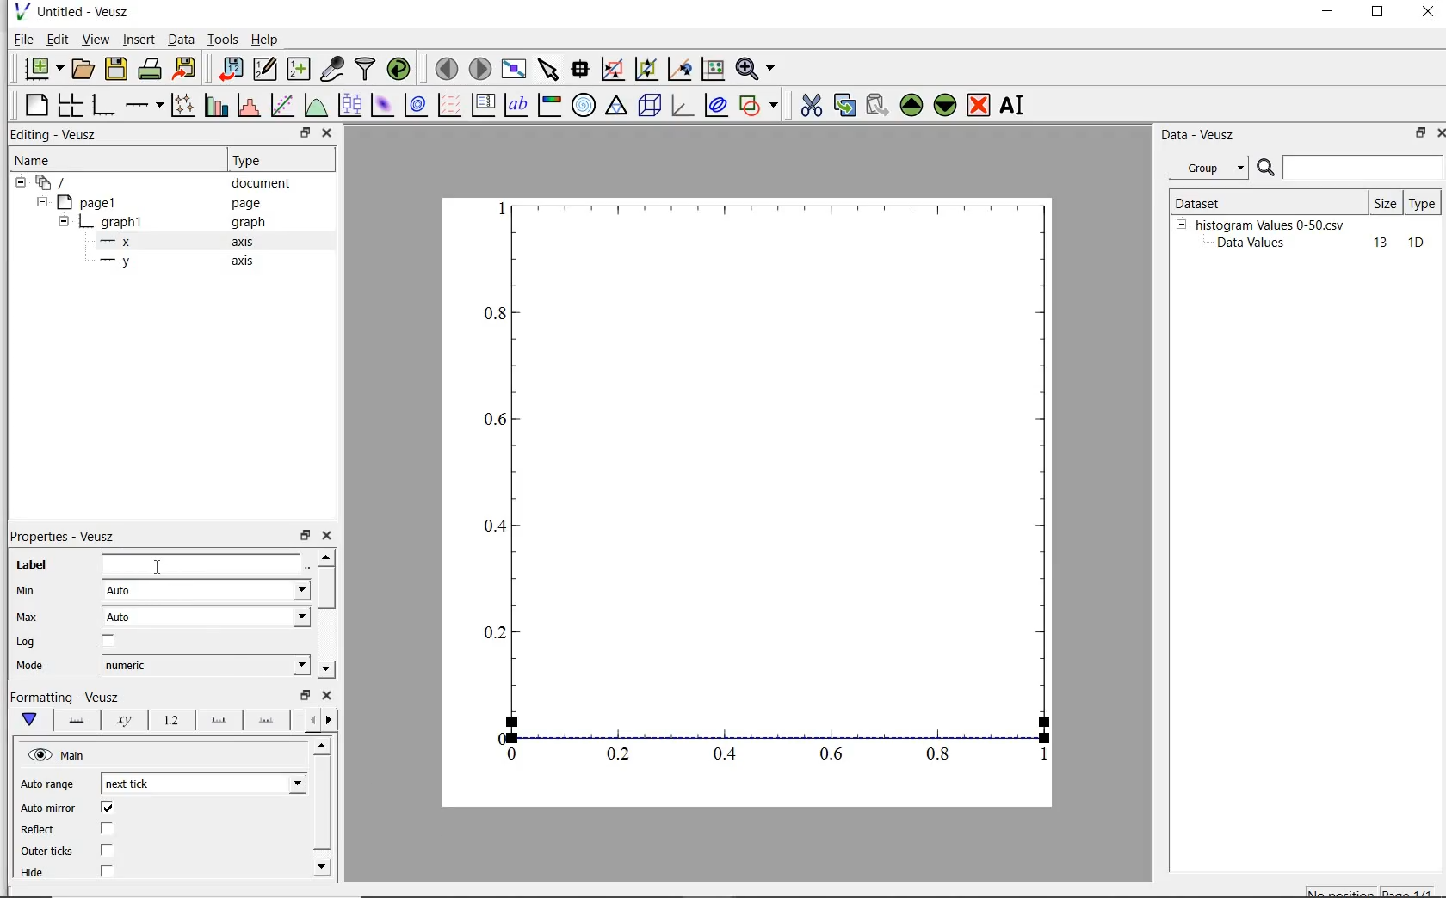 This screenshot has height=898, width=1446. I want to click on click to recenter graph axes, so click(712, 70).